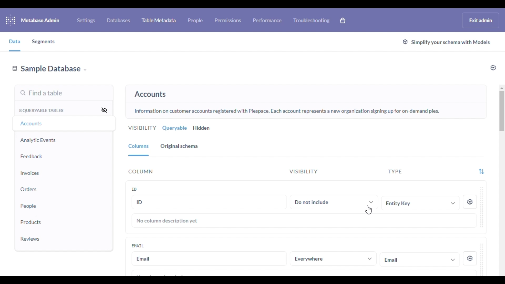 This screenshot has height=284, width=505. I want to click on select any table to see its schema and add or edit metadata., so click(310, 91).